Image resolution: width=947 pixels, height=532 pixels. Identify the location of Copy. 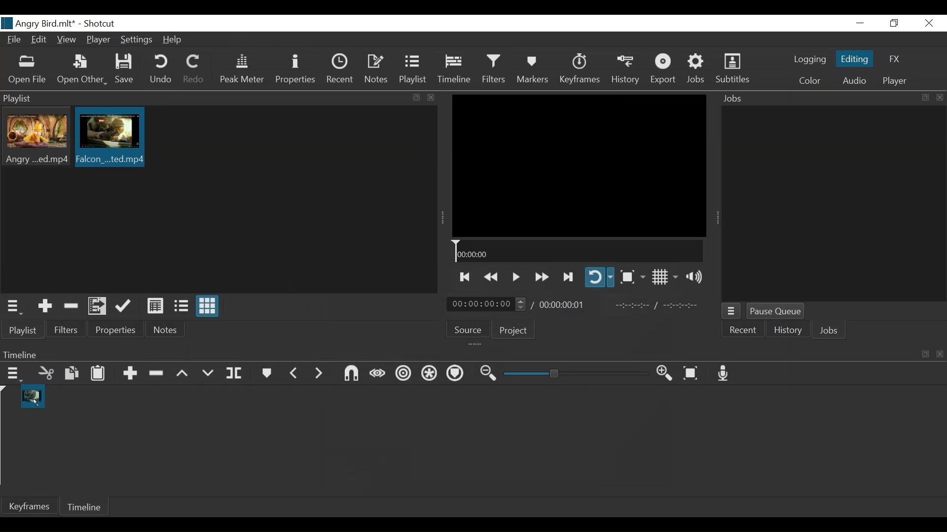
(73, 375).